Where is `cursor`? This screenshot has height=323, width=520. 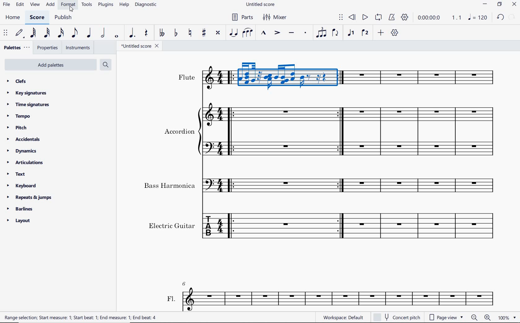
cursor is located at coordinates (71, 10).